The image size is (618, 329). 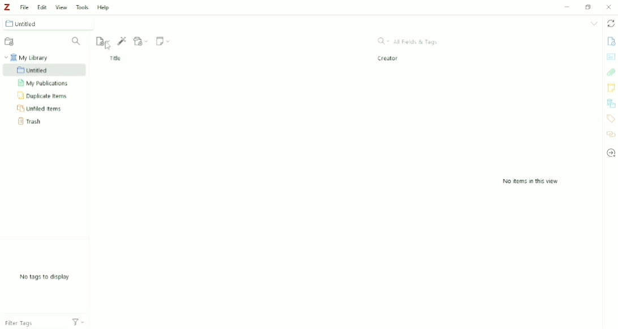 I want to click on Abstract, so click(x=611, y=57).